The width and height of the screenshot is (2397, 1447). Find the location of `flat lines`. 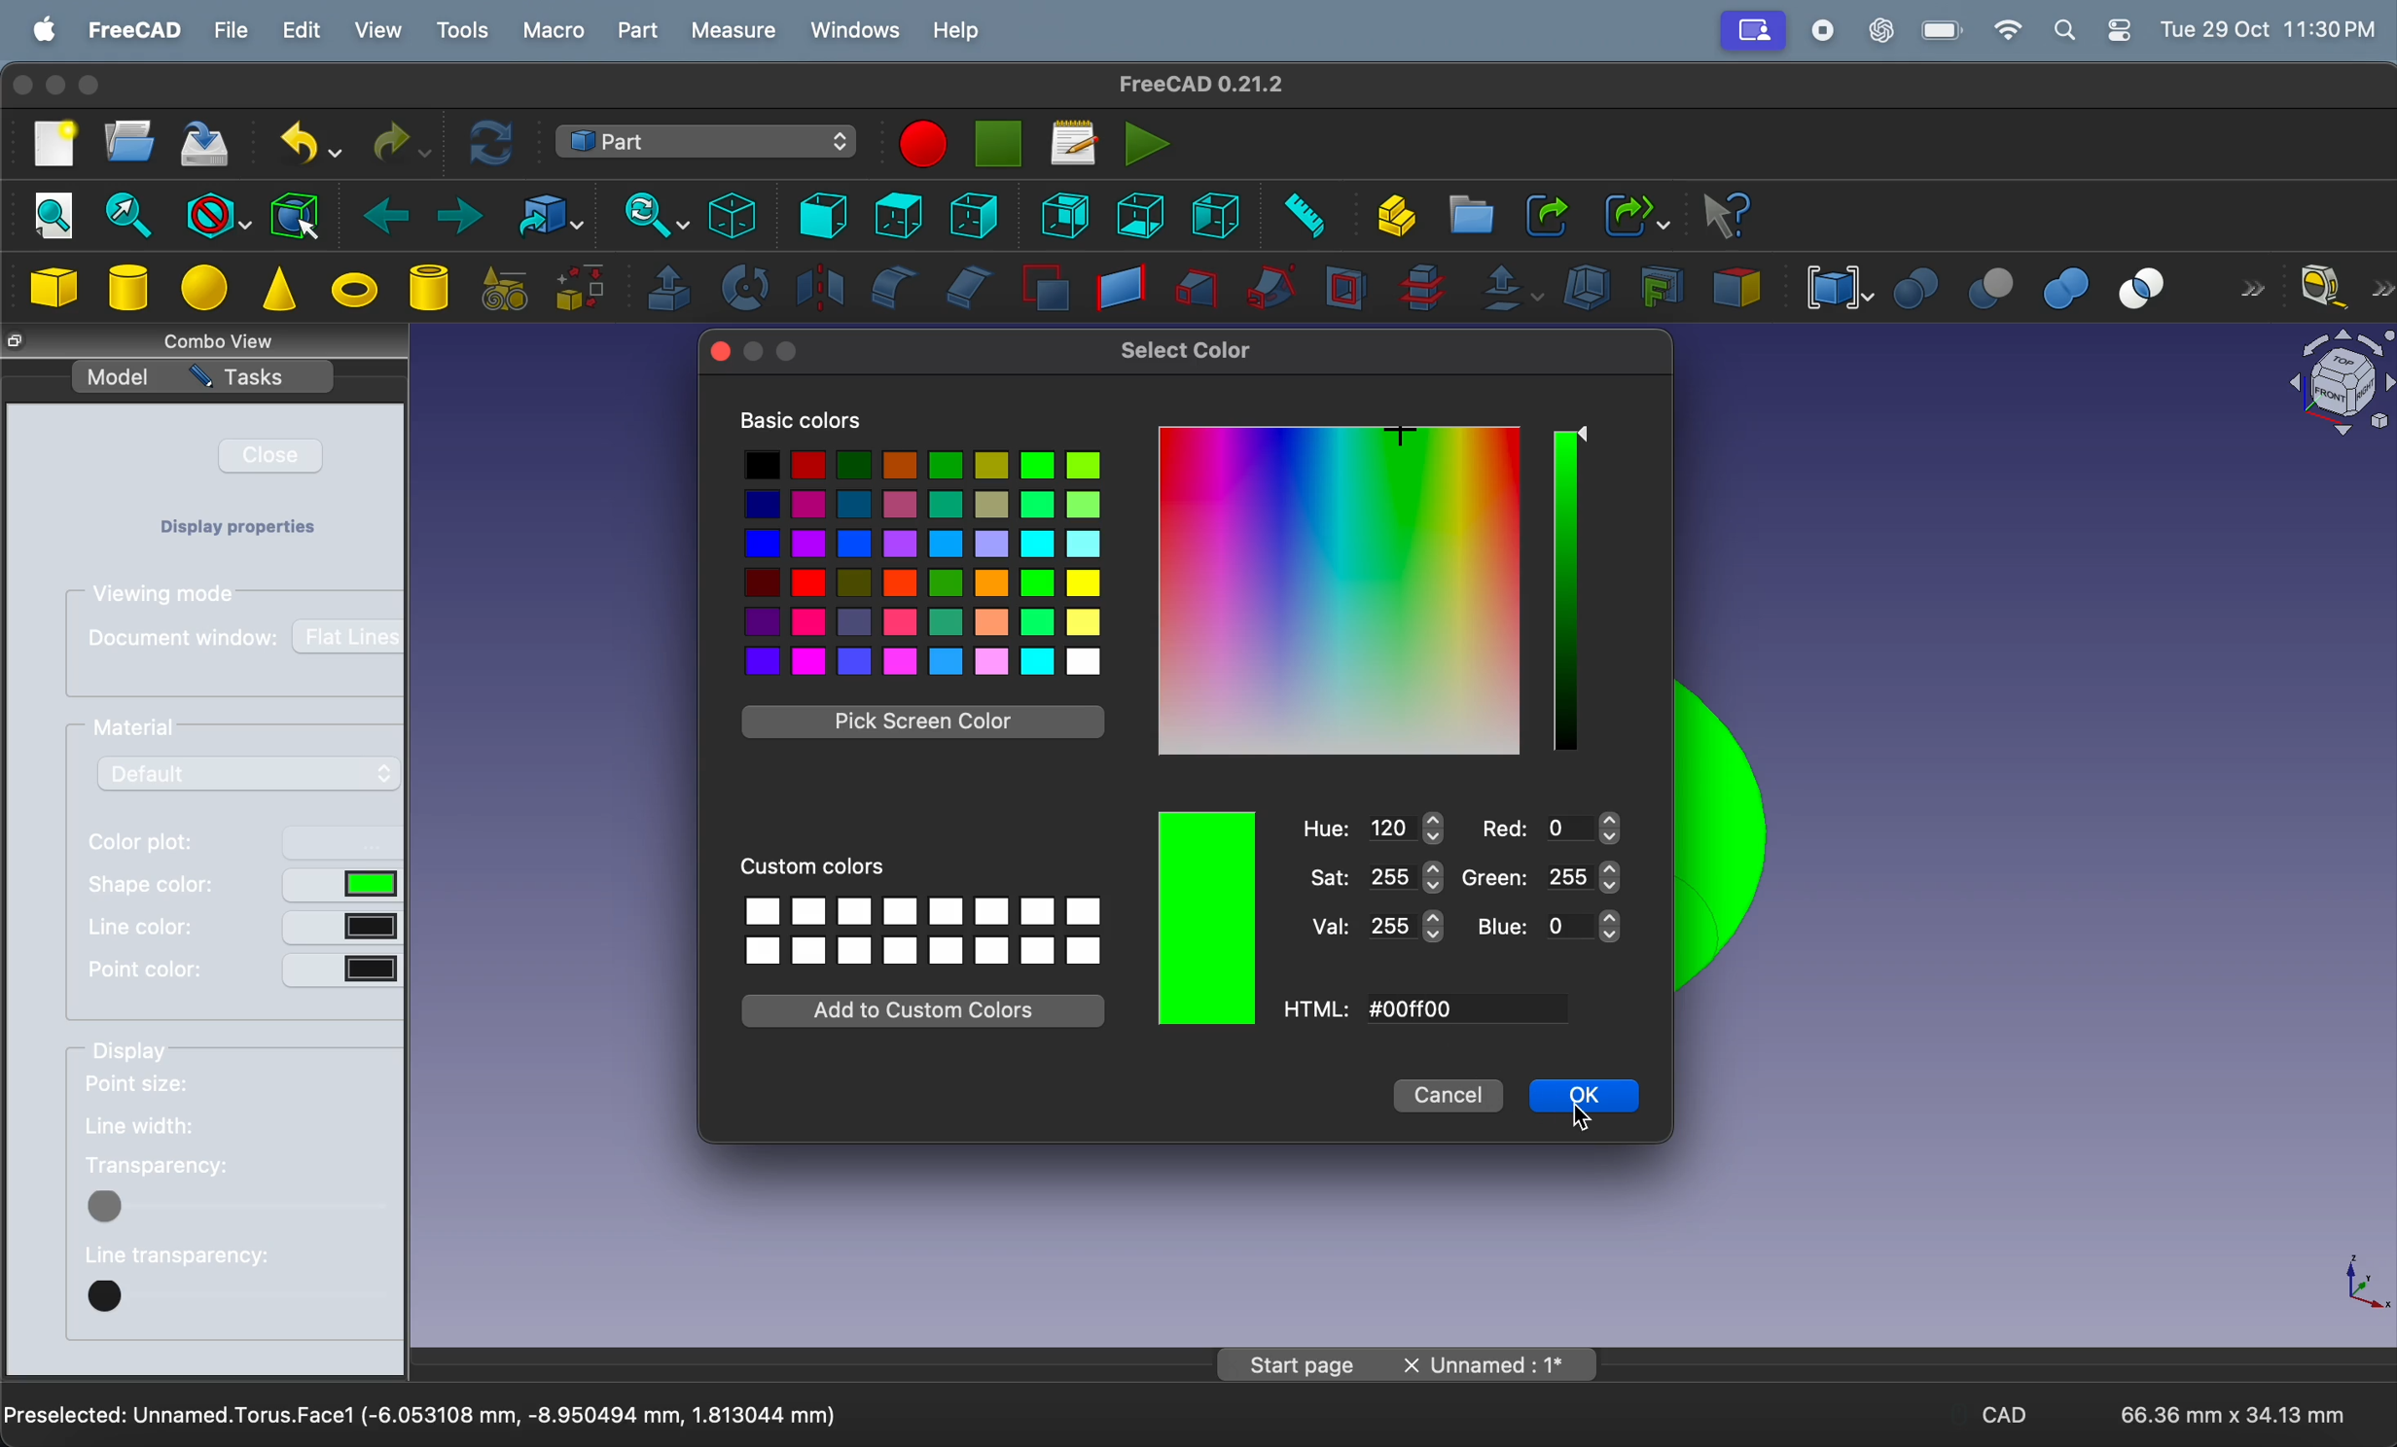

flat lines is located at coordinates (346, 638).